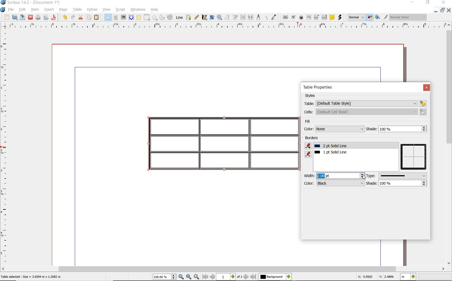  Describe the element at coordinates (294, 18) in the screenshot. I see `pdf check box` at that location.